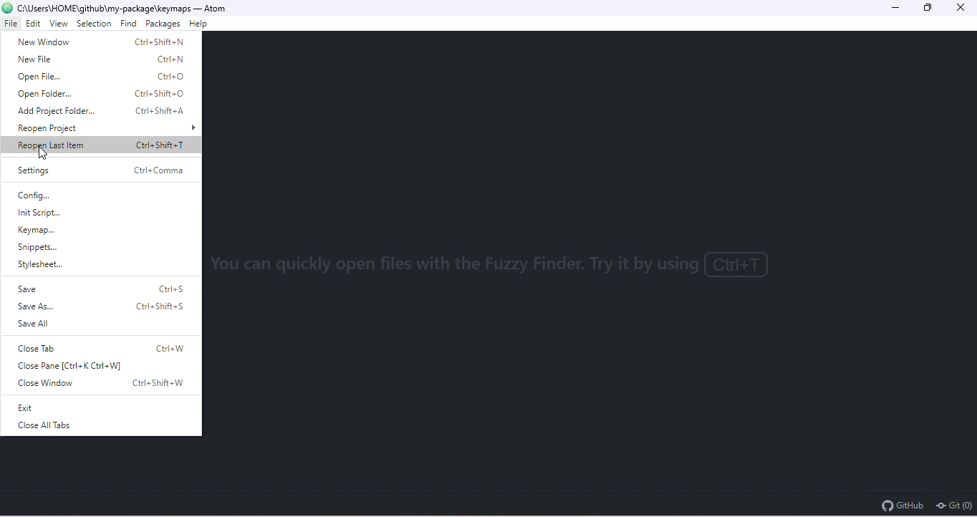  I want to click on c\Users\HOME\github\my-package\keymaps, so click(104, 8).